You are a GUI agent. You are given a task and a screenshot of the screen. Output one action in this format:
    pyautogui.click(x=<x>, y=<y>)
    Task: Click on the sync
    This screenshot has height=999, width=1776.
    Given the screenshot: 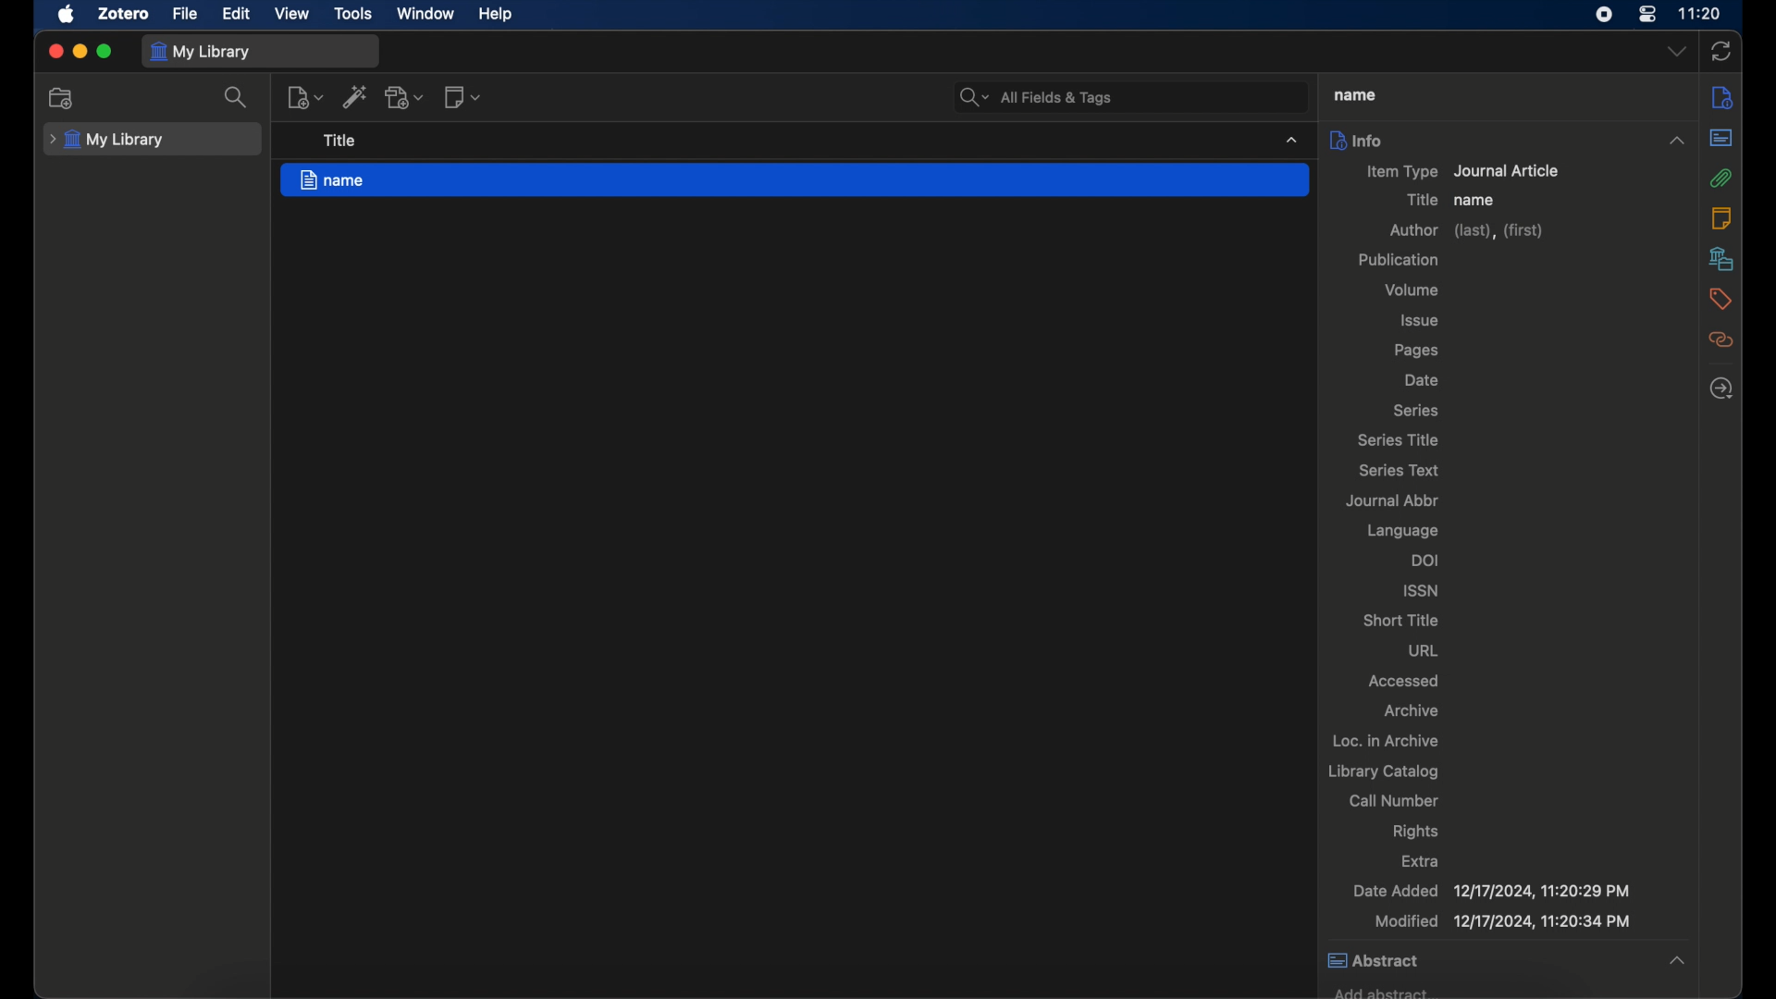 What is the action you would take?
    pyautogui.click(x=1721, y=51)
    